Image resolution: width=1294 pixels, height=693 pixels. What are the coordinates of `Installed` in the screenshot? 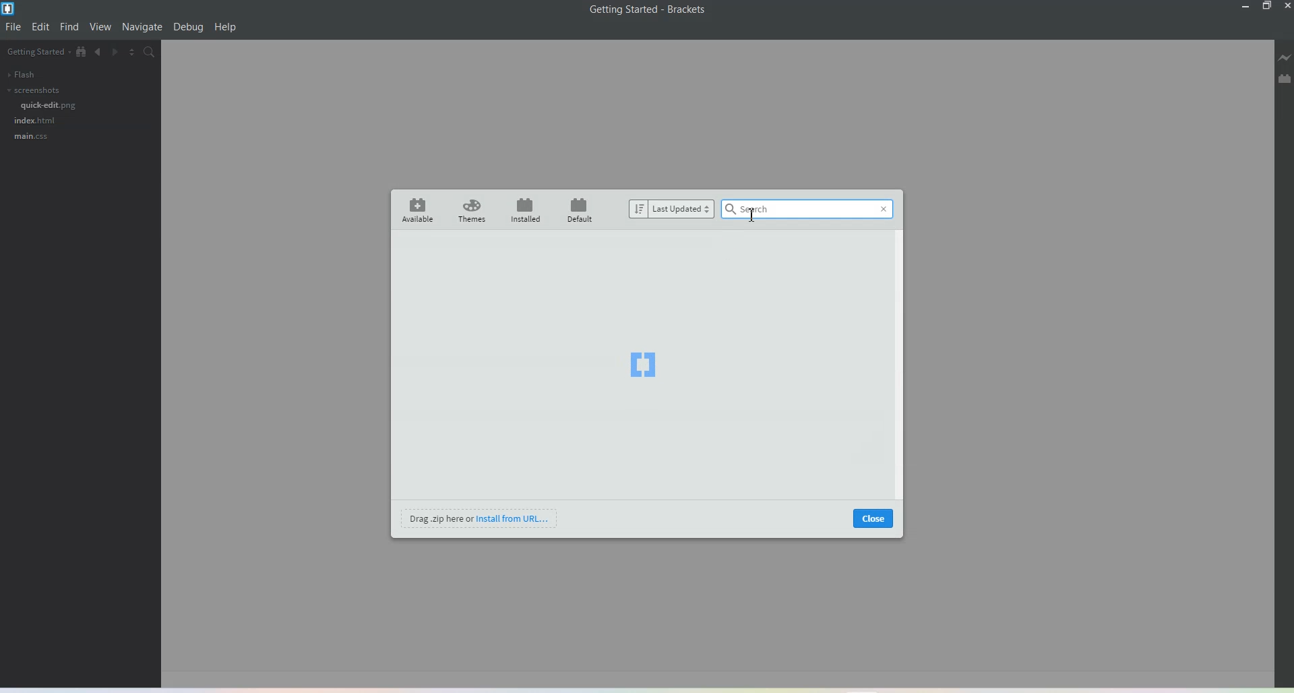 It's located at (526, 210).